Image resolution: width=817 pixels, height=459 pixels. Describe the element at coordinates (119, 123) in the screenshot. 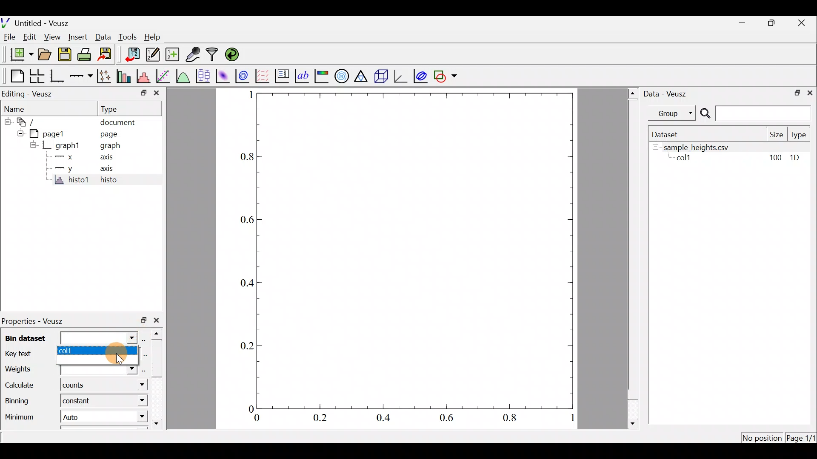

I see `document` at that location.